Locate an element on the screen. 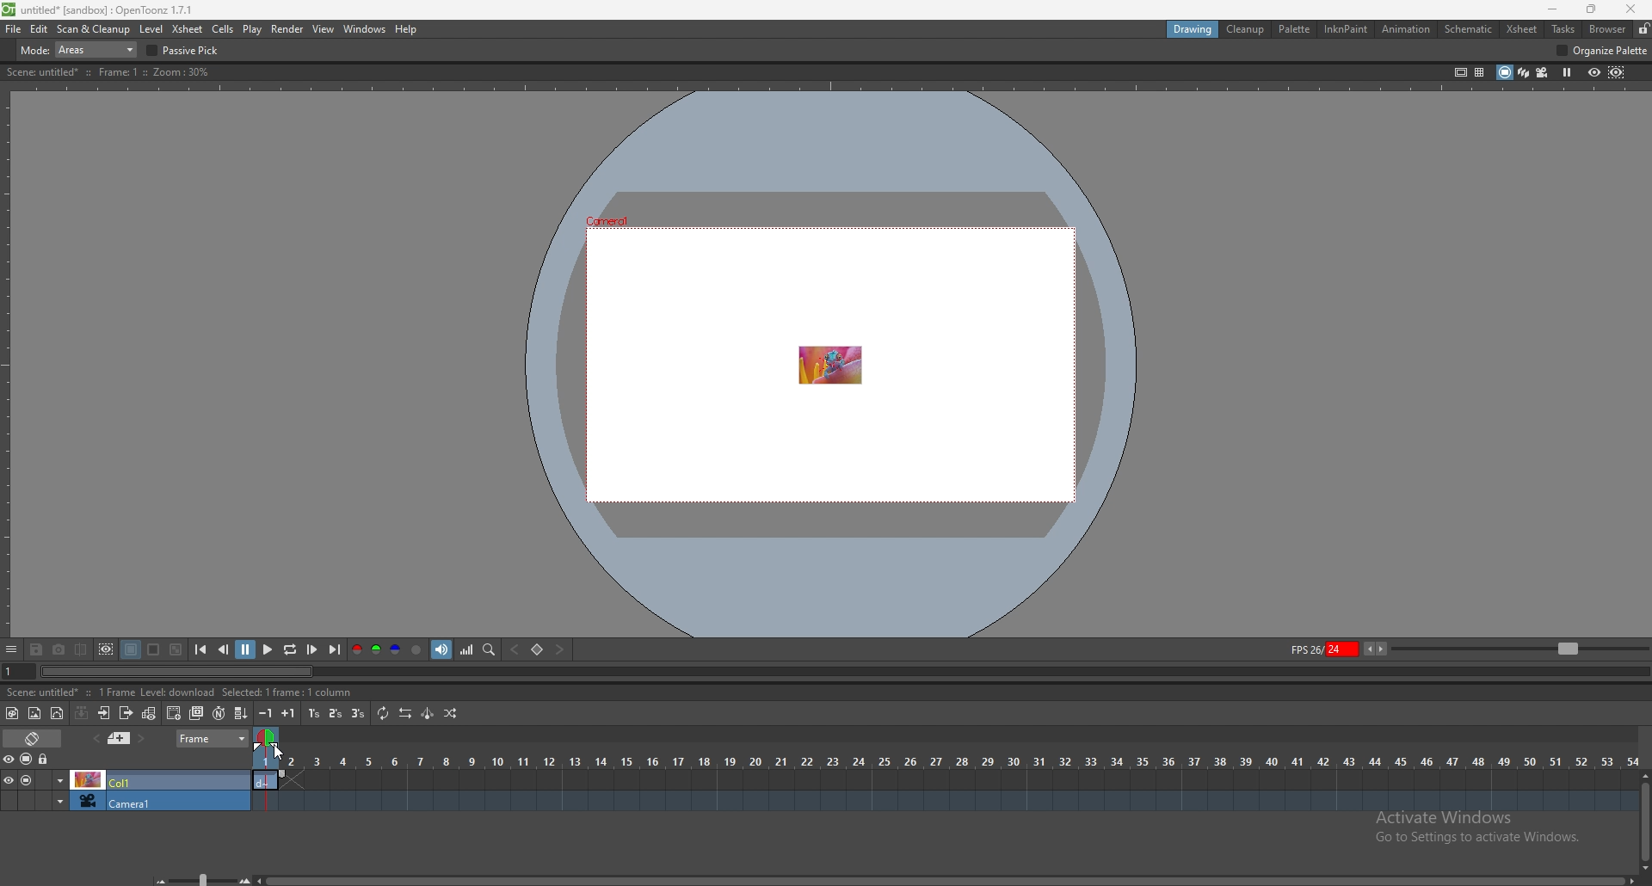 This screenshot has height=886, width=1652. title is located at coordinates (101, 10).